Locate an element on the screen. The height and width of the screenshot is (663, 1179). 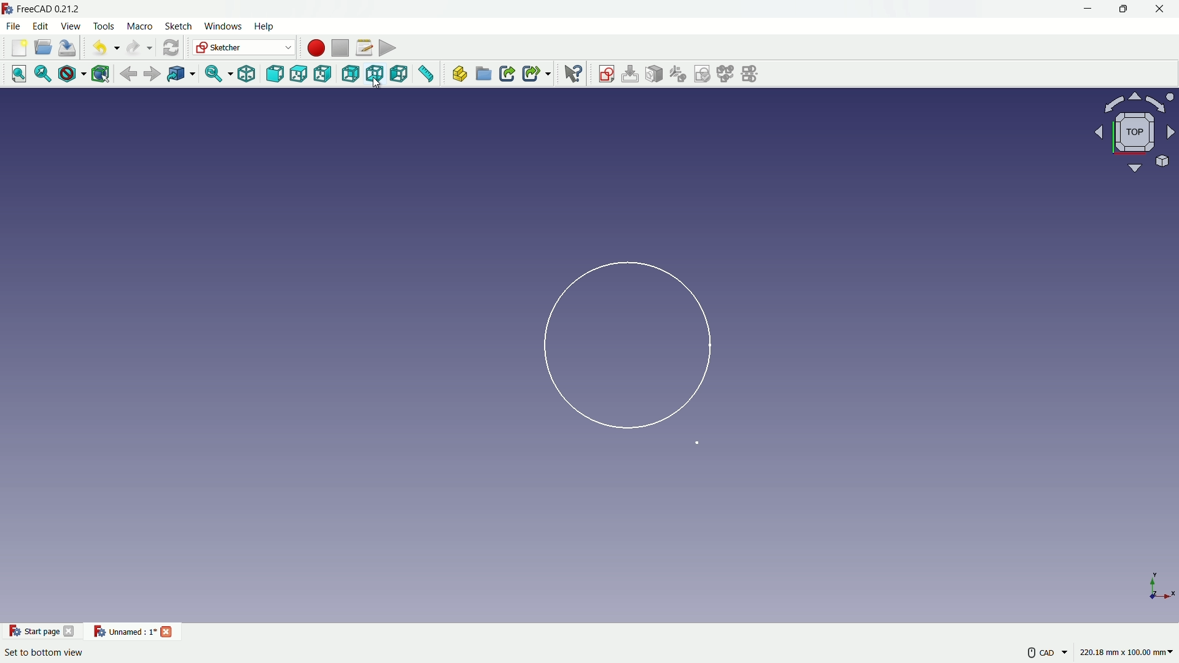
sketch menu is located at coordinates (180, 28).